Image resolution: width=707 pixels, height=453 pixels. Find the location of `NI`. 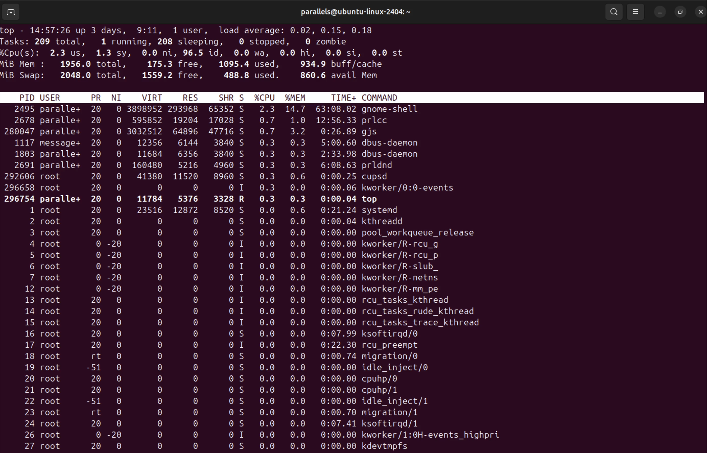

NI is located at coordinates (119, 97).